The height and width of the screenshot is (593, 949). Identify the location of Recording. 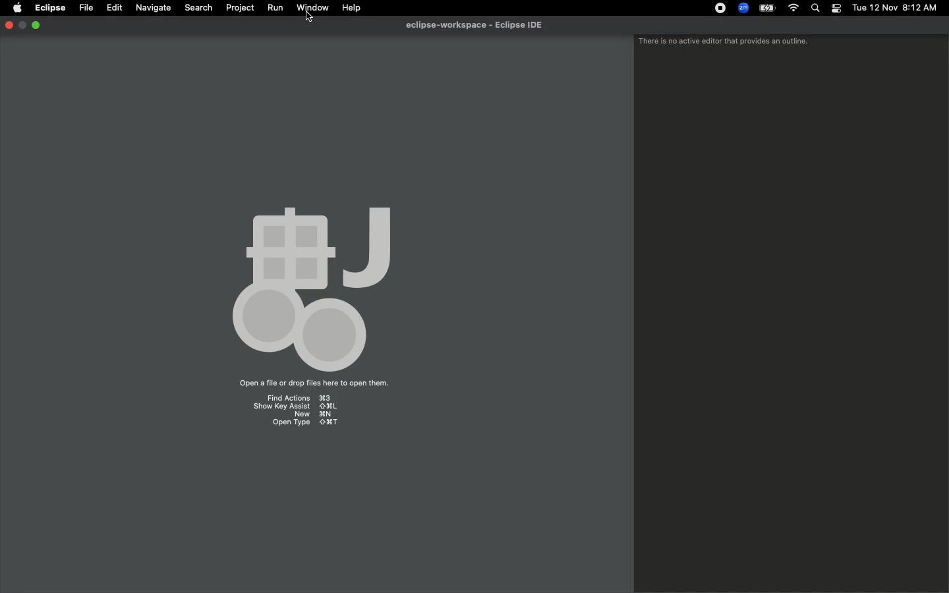
(717, 8).